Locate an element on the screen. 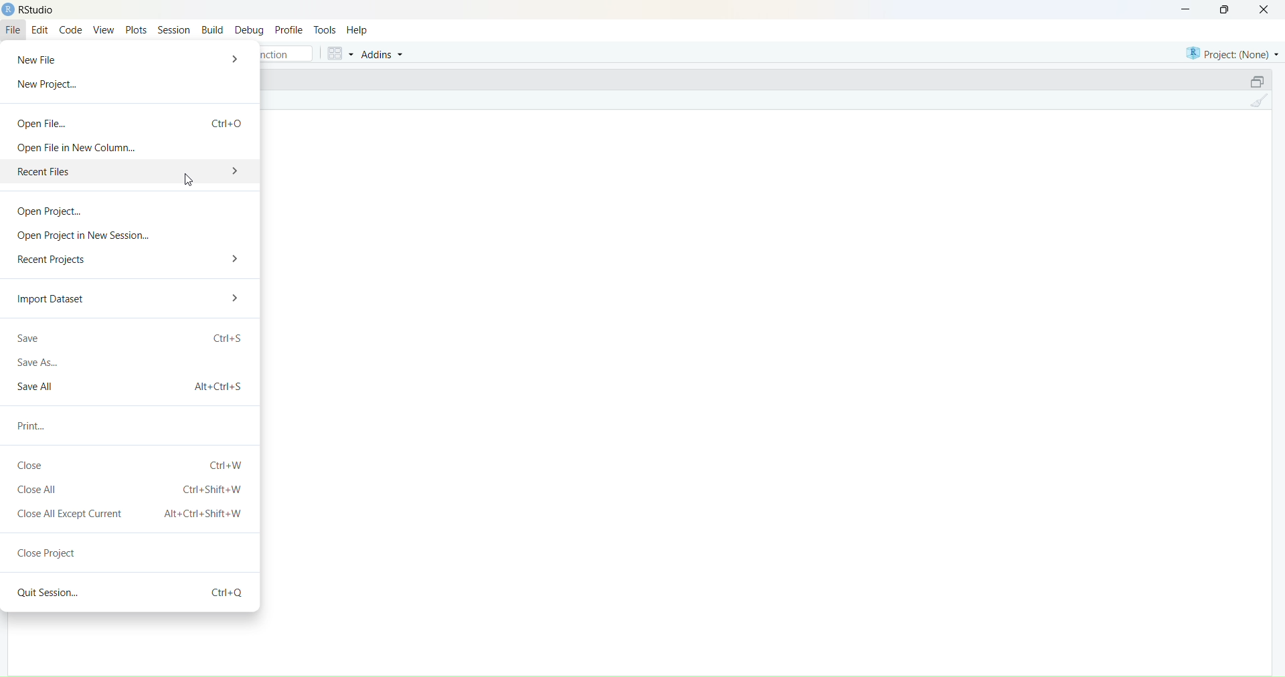 Image resolution: width=1285 pixels, height=677 pixels. File is located at coordinates (14, 29).